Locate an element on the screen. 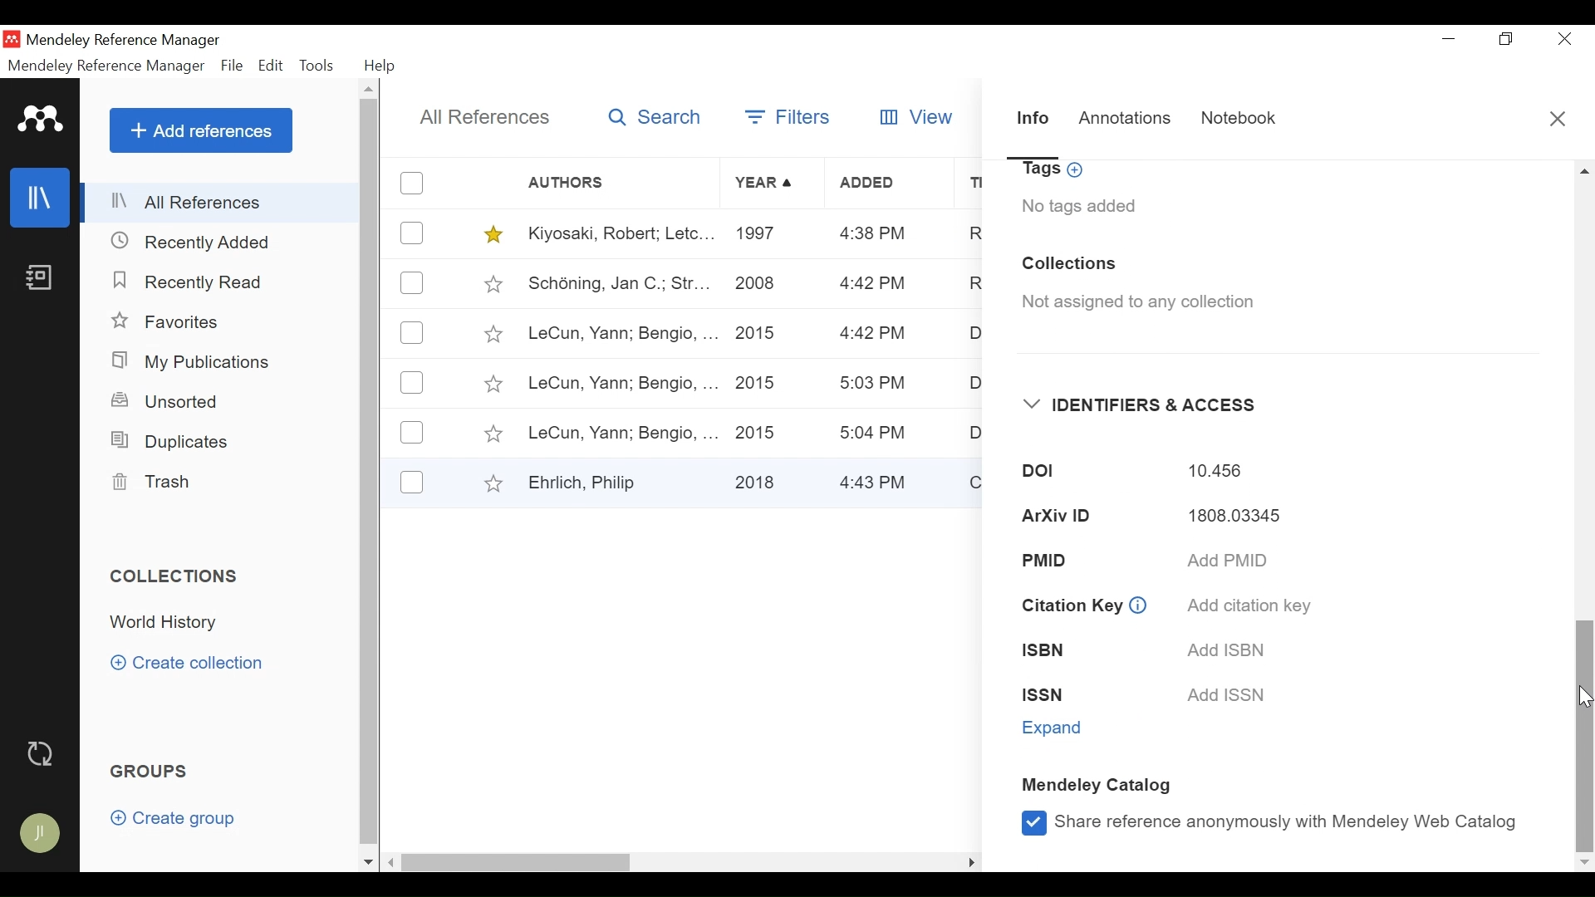  Create group is located at coordinates (173, 817).